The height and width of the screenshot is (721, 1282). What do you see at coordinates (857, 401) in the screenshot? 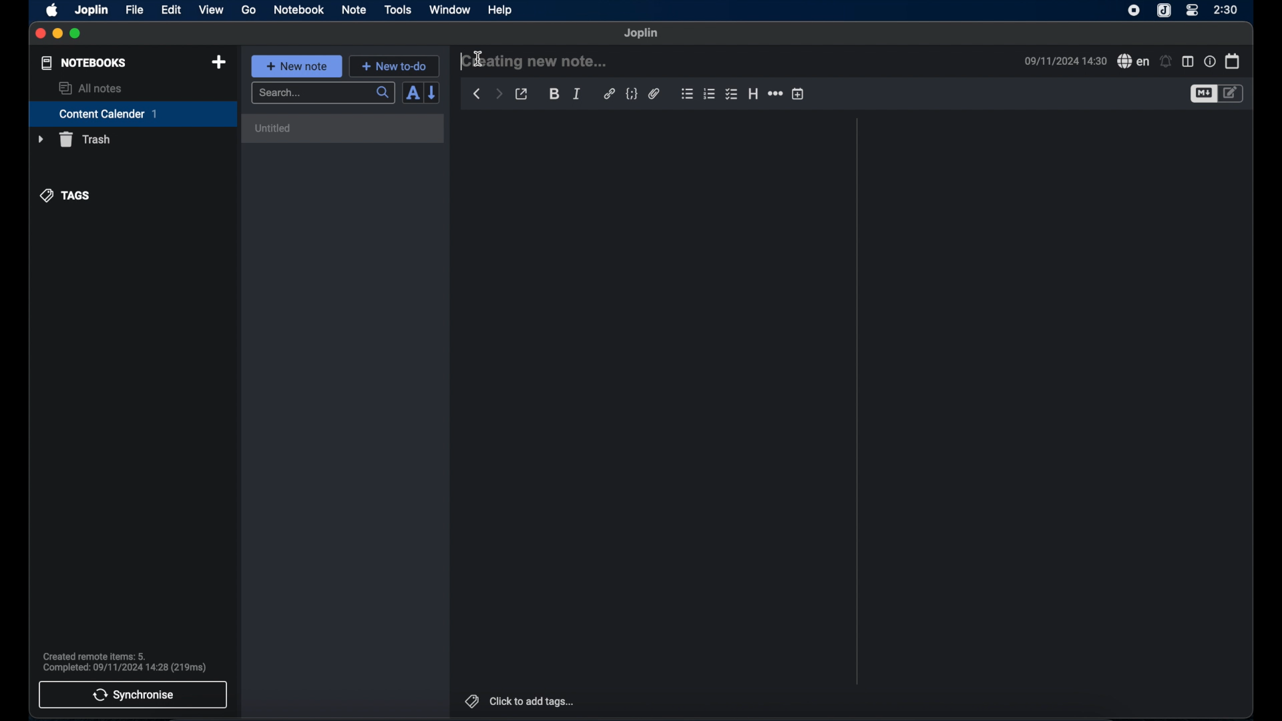
I see `divider` at bounding box center [857, 401].